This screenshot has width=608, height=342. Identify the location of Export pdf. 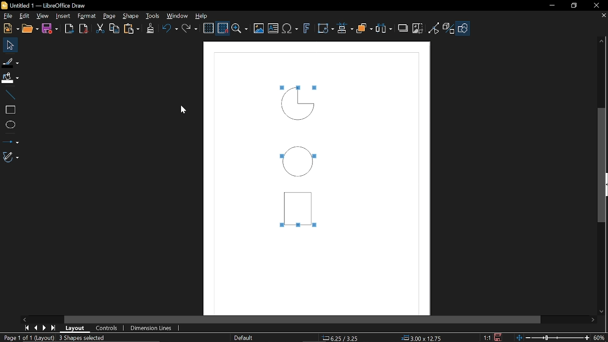
(83, 29).